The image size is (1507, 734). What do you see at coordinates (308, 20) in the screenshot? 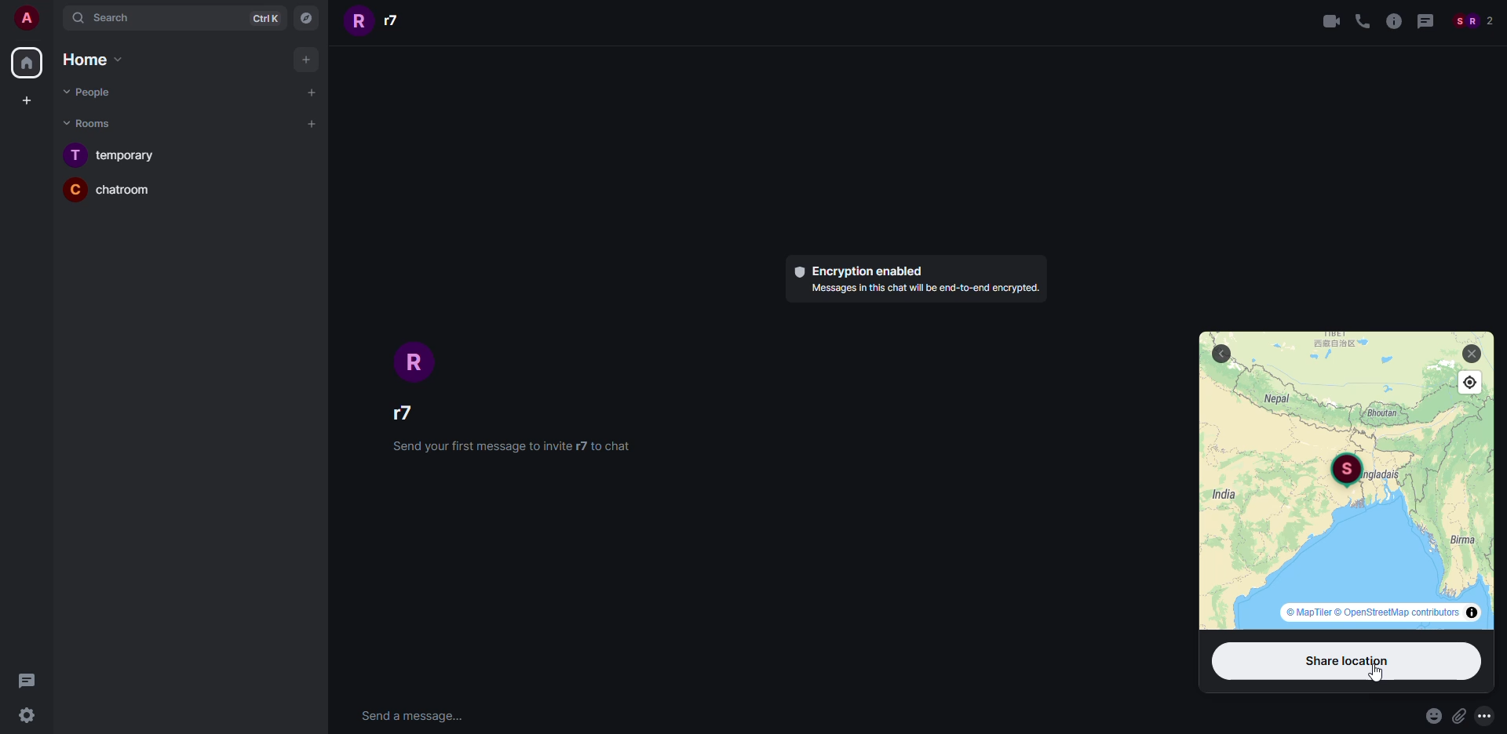
I see `Explore rooms` at bounding box center [308, 20].